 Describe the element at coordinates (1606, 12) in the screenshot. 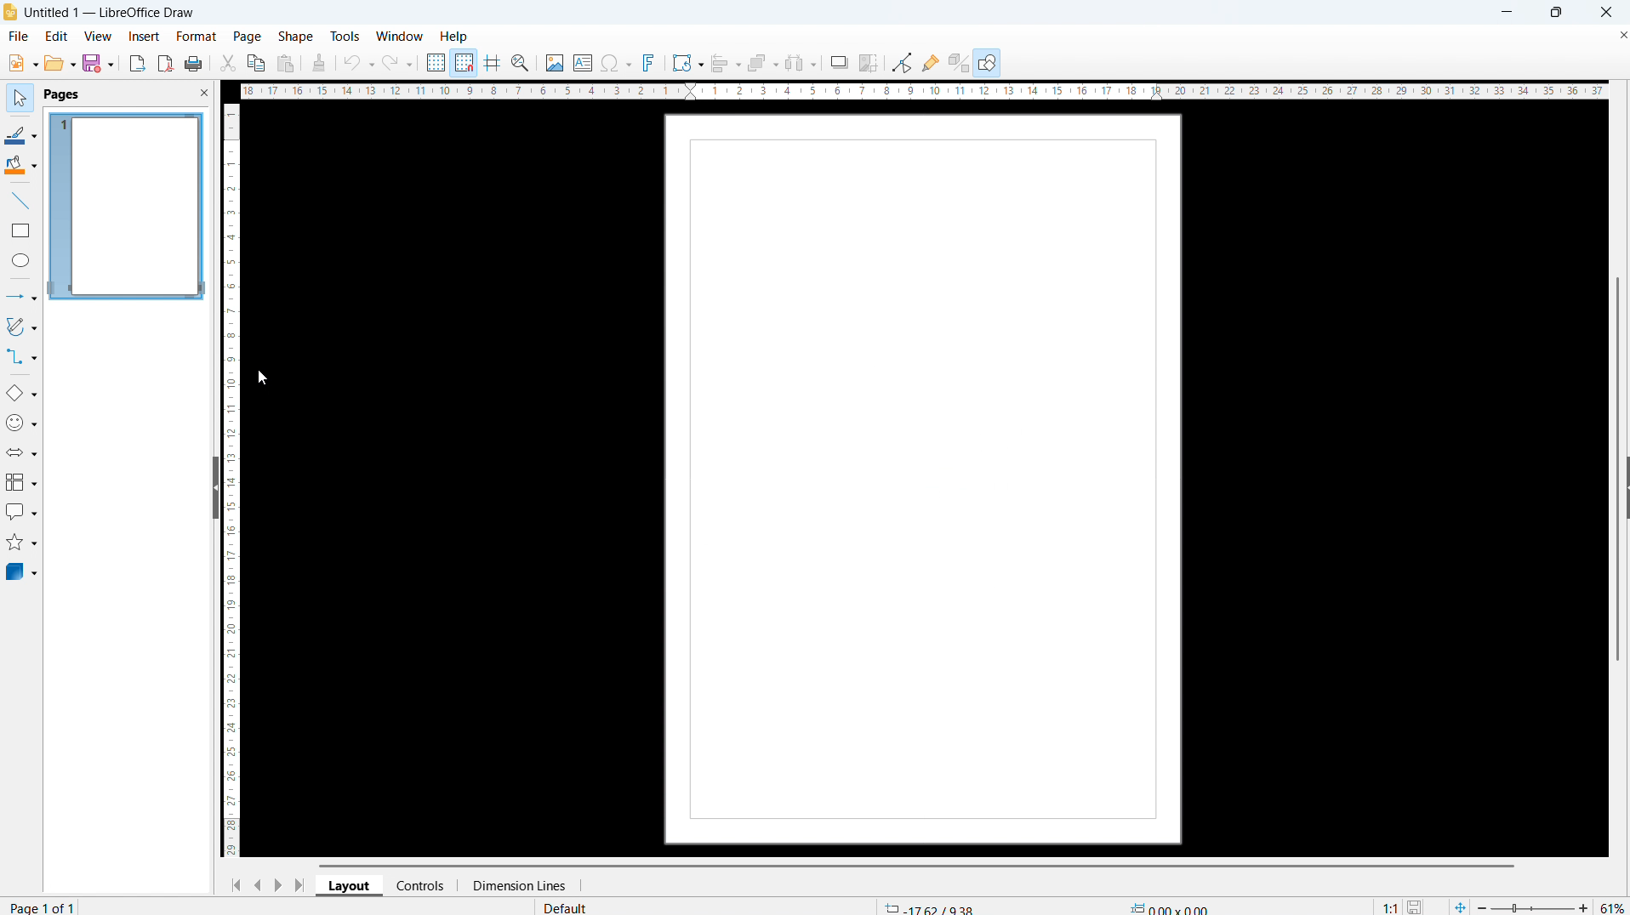

I see `close` at that location.